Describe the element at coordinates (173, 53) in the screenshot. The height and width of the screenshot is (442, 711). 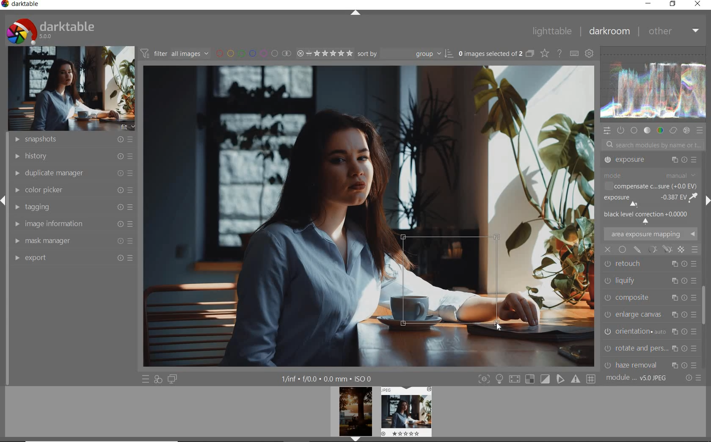
I see `FILTER IMAGE` at that location.